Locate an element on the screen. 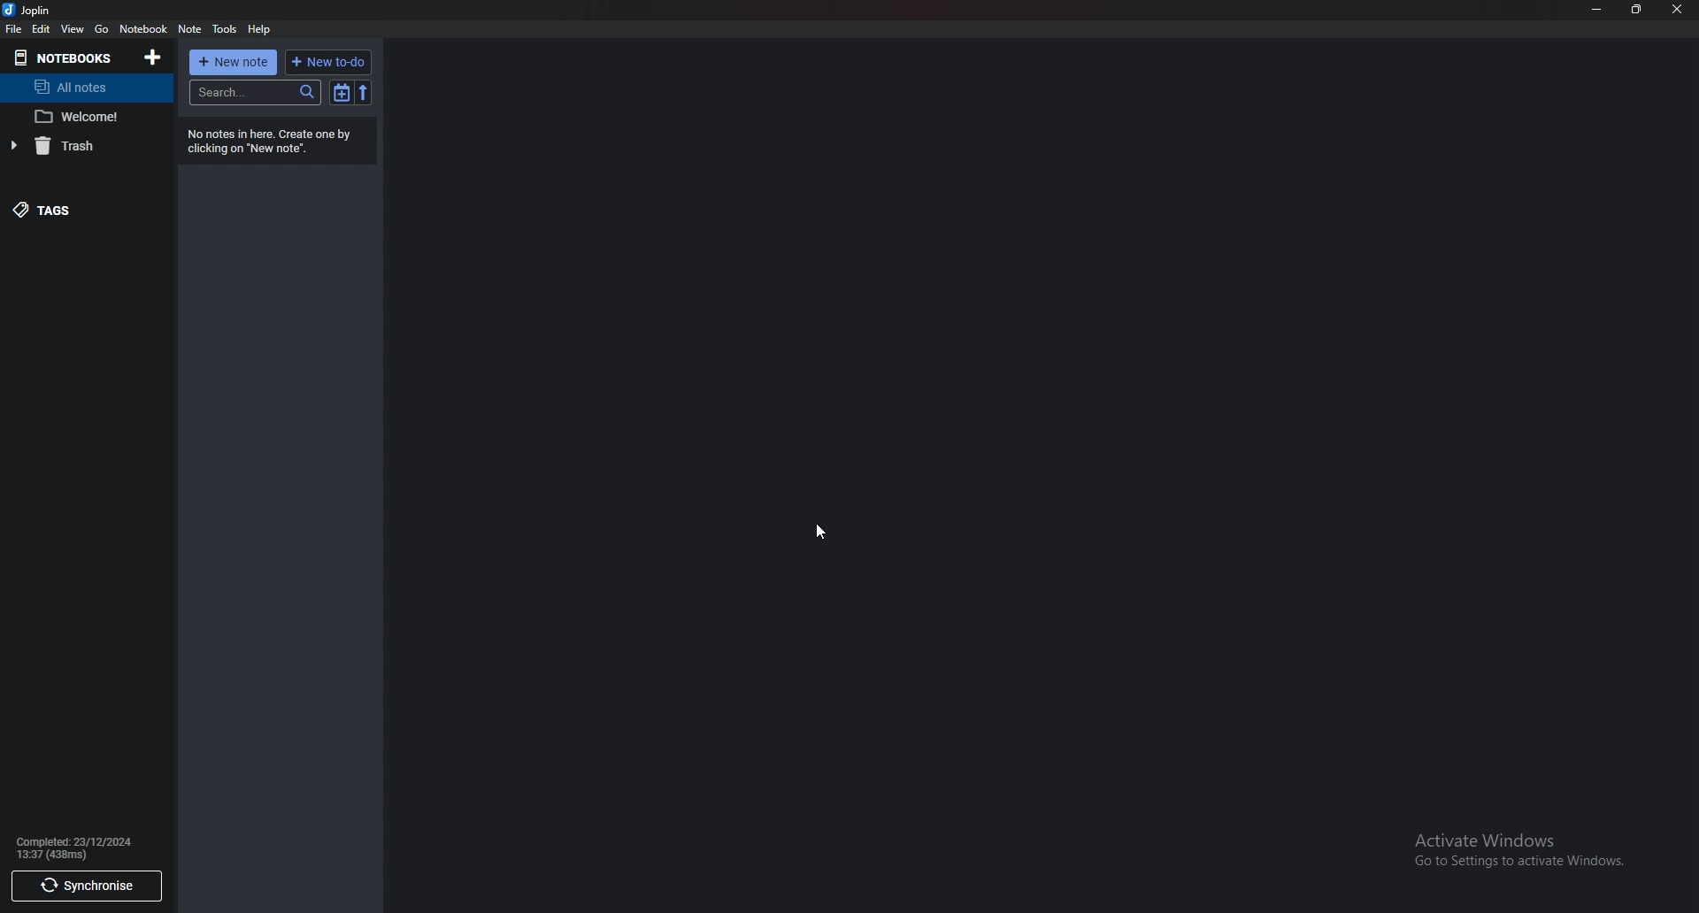 Image resolution: width=1699 pixels, height=913 pixels. New note is located at coordinates (234, 62).